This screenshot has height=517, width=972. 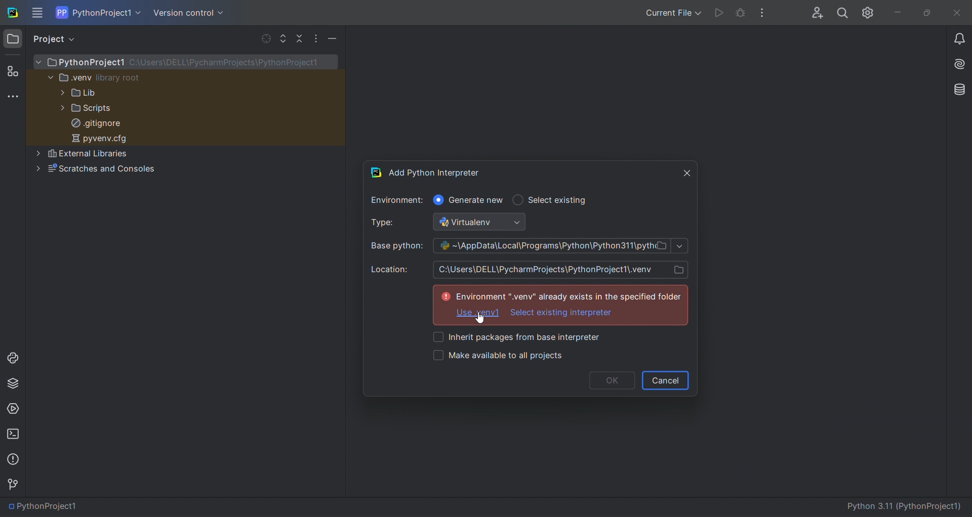 I want to click on minimize, so click(x=896, y=12).